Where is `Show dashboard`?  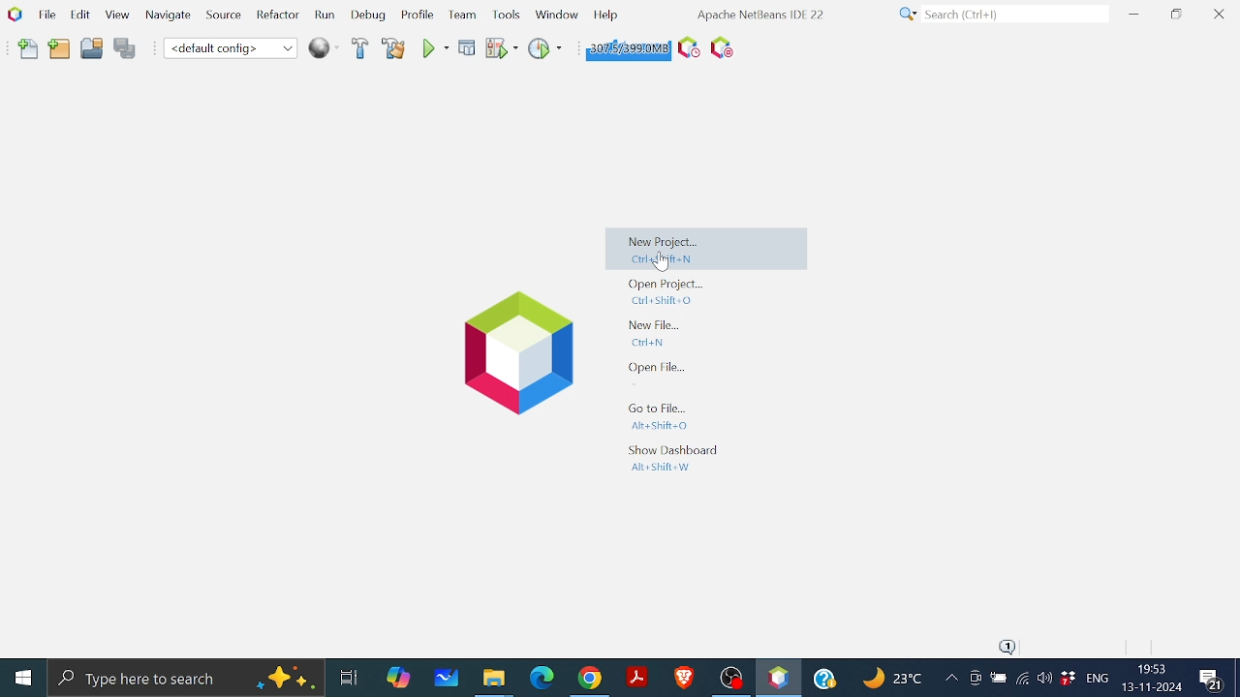 Show dashboard is located at coordinates (670, 458).